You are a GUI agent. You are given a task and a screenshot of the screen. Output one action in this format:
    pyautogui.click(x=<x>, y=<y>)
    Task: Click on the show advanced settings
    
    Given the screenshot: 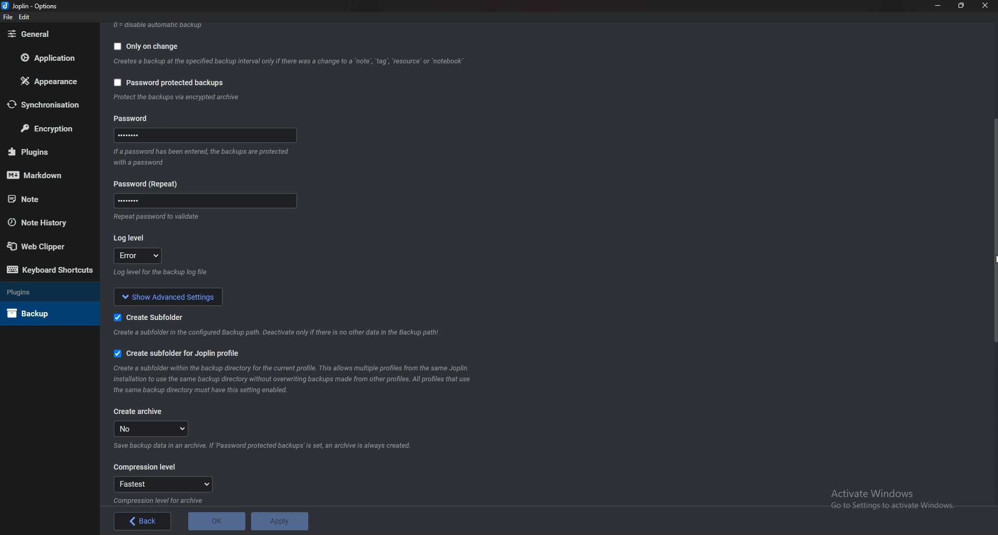 What is the action you would take?
    pyautogui.click(x=168, y=296)
    